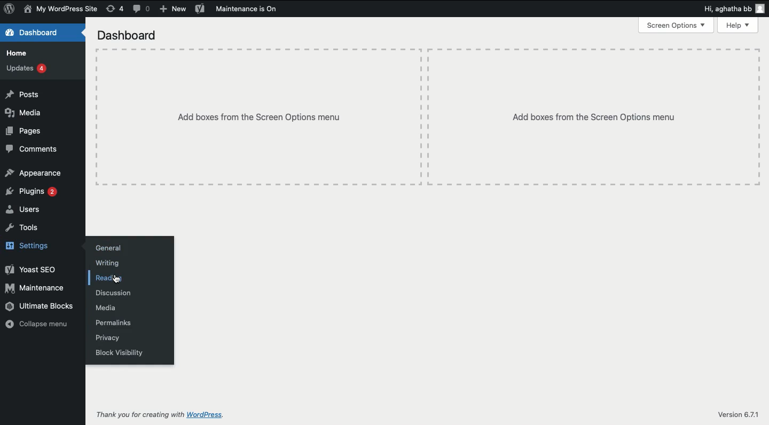 The width and height of the screenshot is (769, 425). Describe the element at coordinates (18, 53) in the screenshot. I see `home` at that location.